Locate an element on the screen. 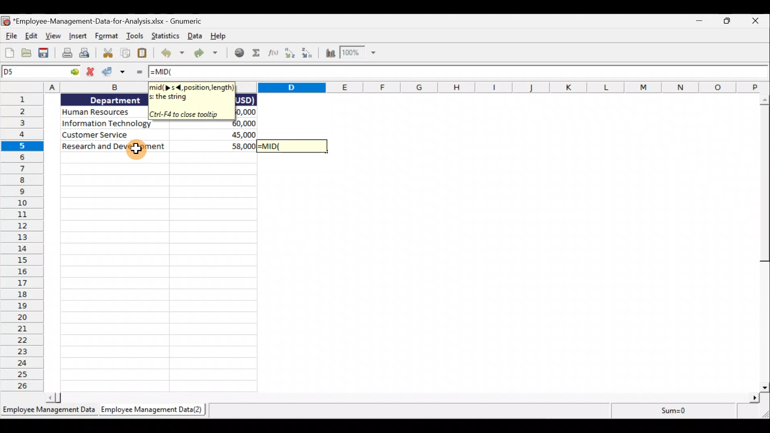 The width and height of the screenshot is (770, 433). data is located at coordinates (101, 147).